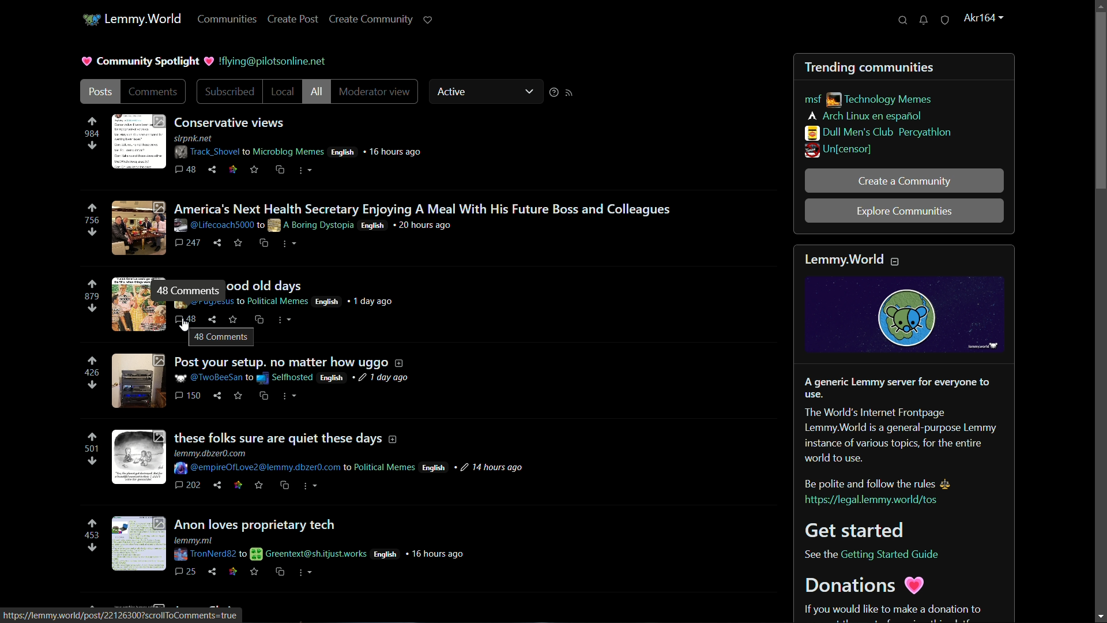 The height and width of the screenshot is (623, 1107). I want to click on 48 comments pop up, so click(189, 290).